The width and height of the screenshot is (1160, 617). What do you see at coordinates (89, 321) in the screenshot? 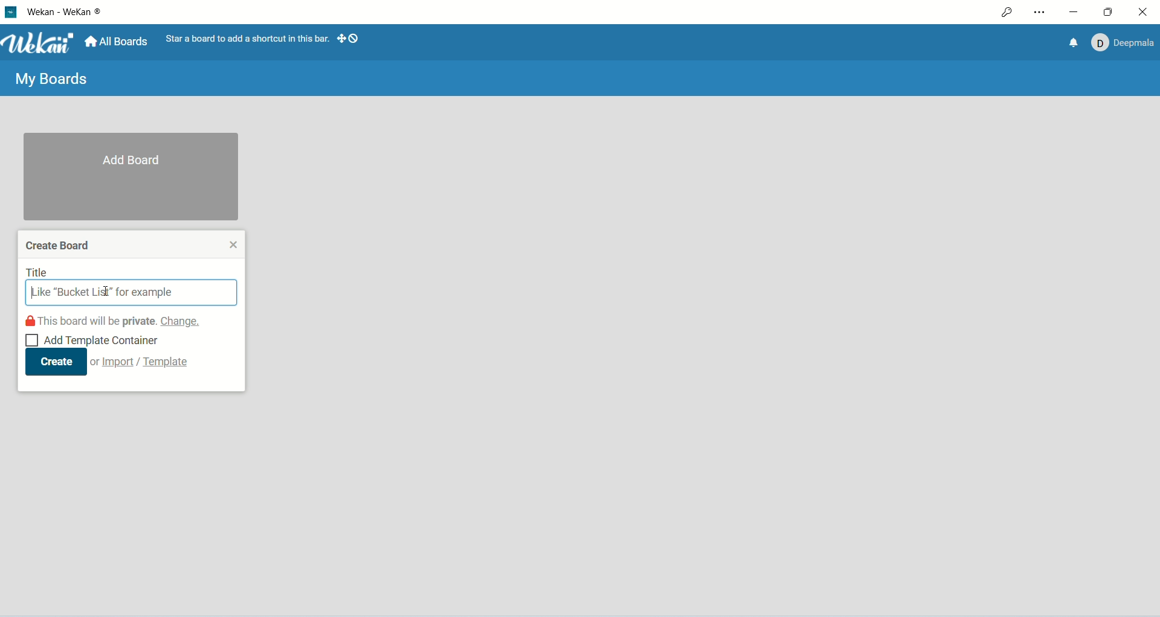
I see `this board will be private` at bounding box center [89, 321].